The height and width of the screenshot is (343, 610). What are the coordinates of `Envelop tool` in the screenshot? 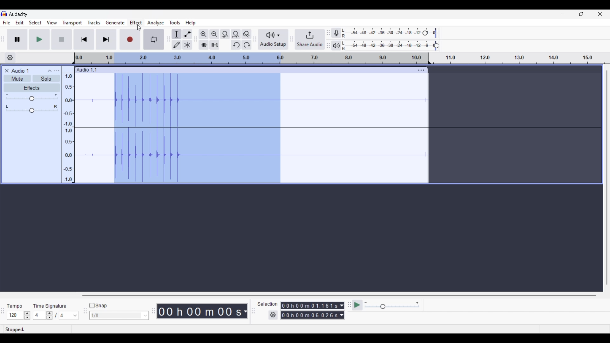 It's located at (187, 34).